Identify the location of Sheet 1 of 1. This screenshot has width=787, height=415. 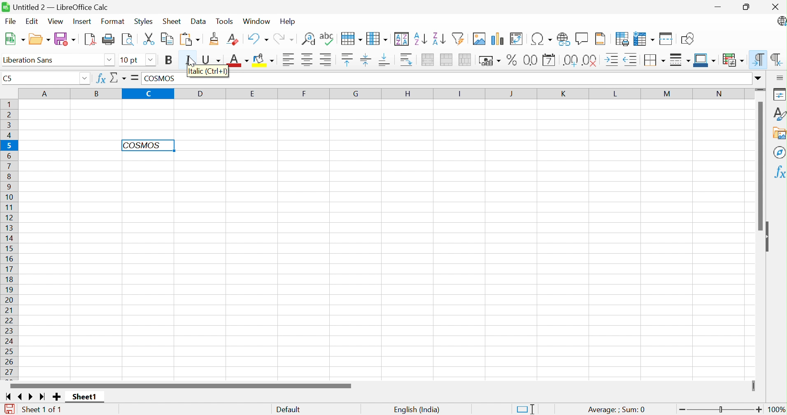
(42, 410).